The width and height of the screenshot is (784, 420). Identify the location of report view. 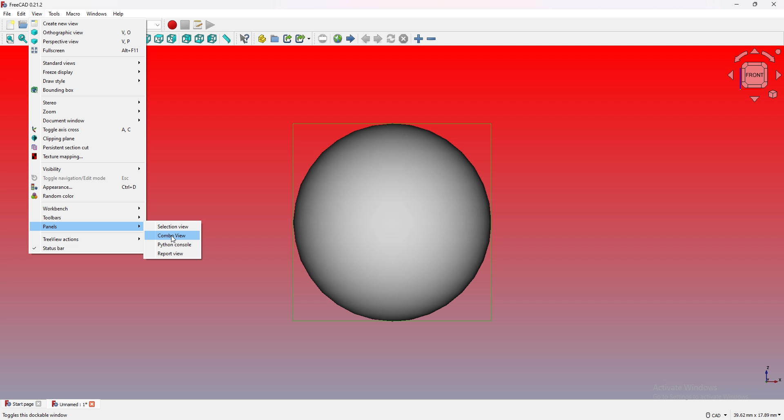
(174, 254).